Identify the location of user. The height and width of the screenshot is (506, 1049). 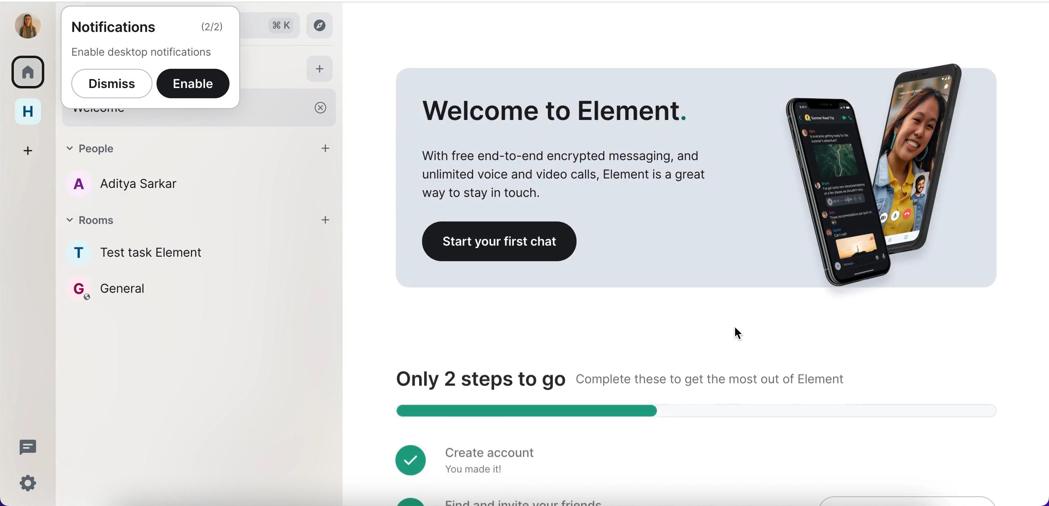
(28, 25).